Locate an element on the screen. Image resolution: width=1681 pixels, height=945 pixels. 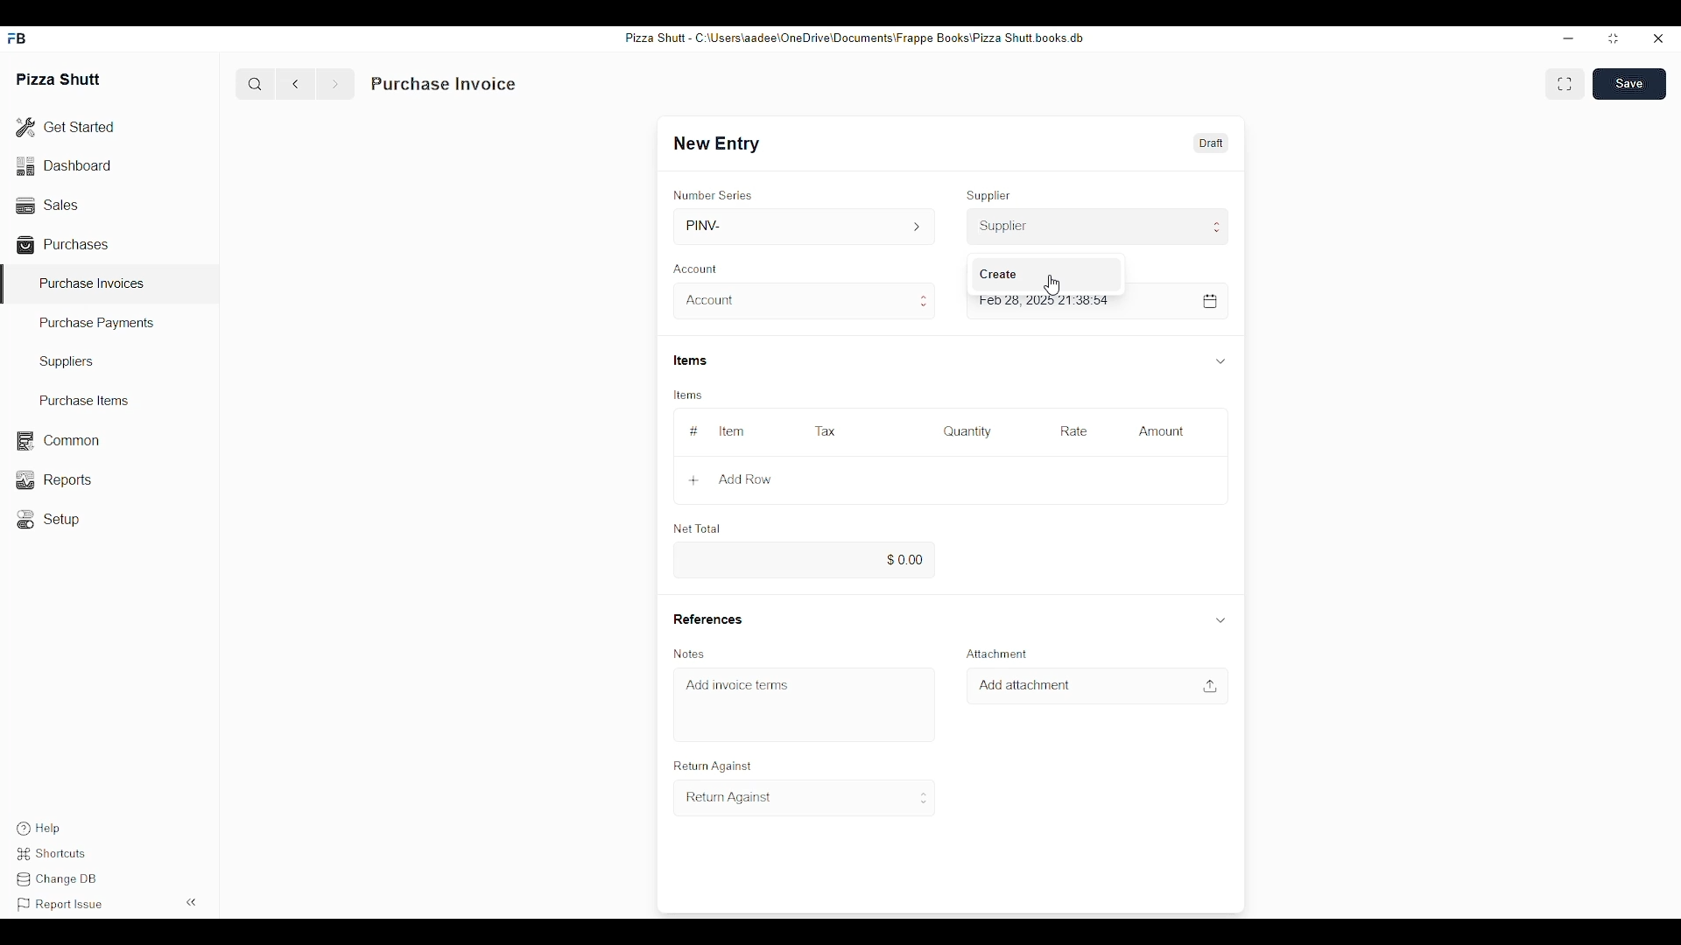
Purchase Payments is located at coordinates (98, 324).